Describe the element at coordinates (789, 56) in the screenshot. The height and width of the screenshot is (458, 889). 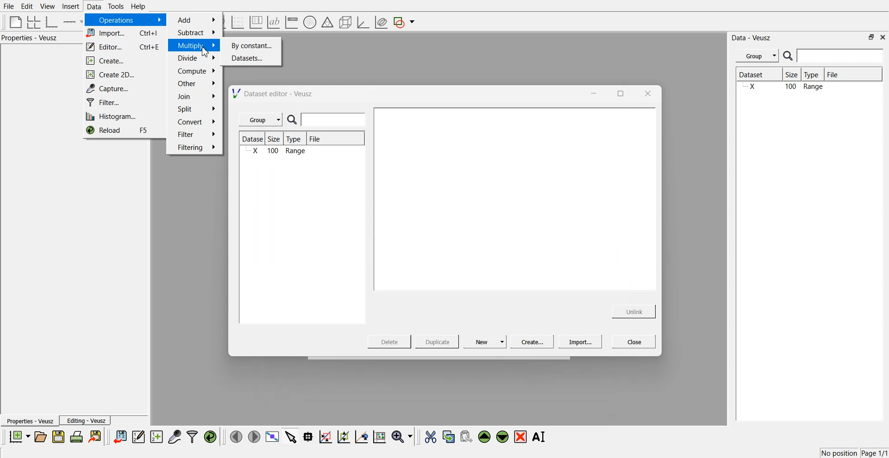
I see `search icon` at that location.